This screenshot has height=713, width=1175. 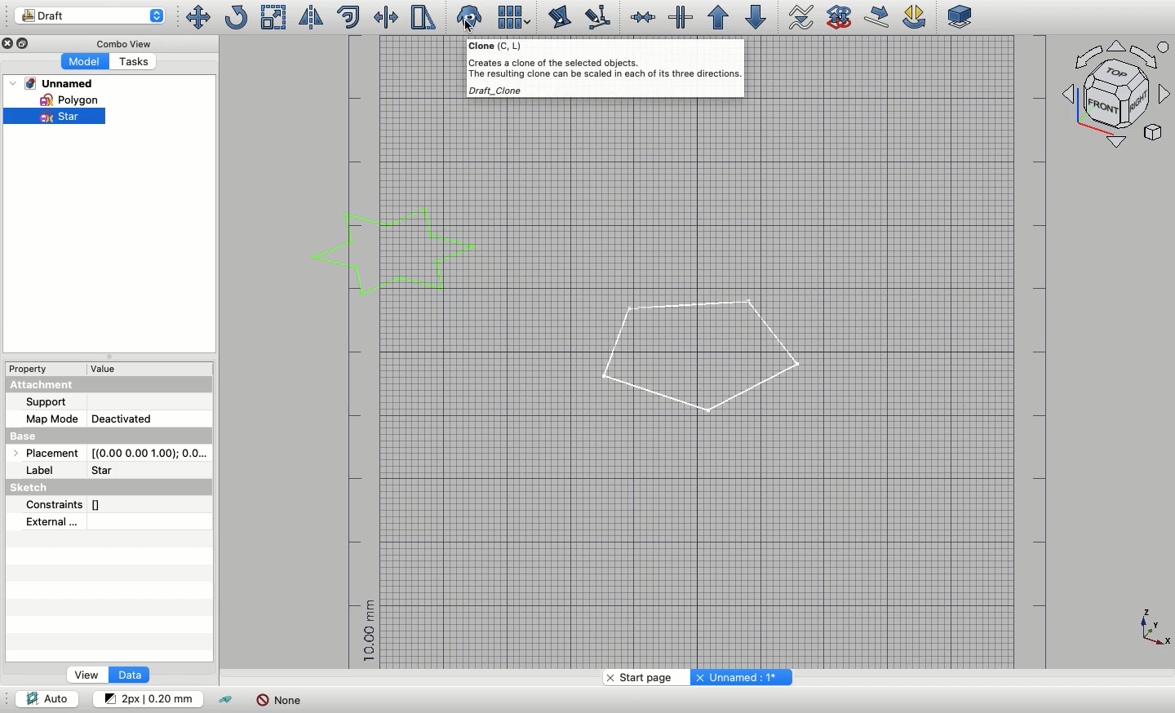 What do you see at coordinates (274, 17) in the screenshot?
I see `Scale` at bounding box center [274, 17].